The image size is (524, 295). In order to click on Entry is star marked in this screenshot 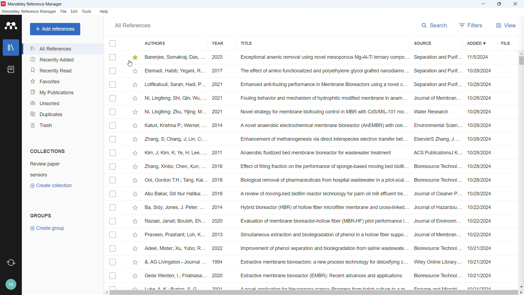, I will do `click(135, 58)`.